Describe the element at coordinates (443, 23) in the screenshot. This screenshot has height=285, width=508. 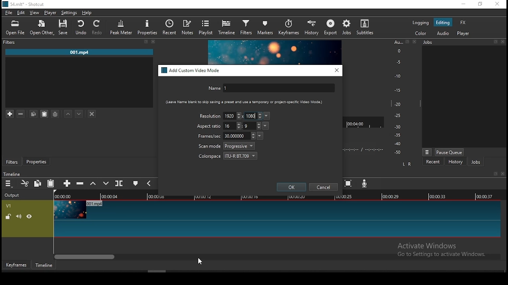
I see `editing` at that location.